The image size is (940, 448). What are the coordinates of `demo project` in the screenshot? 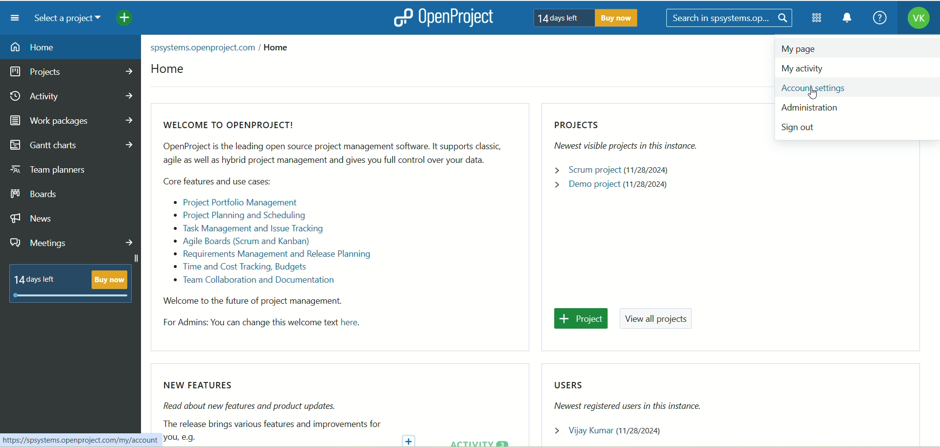 It's located at (613, 185).